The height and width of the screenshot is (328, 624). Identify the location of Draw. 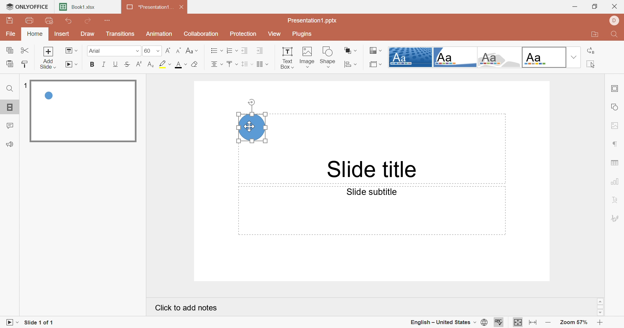
(89, 34).